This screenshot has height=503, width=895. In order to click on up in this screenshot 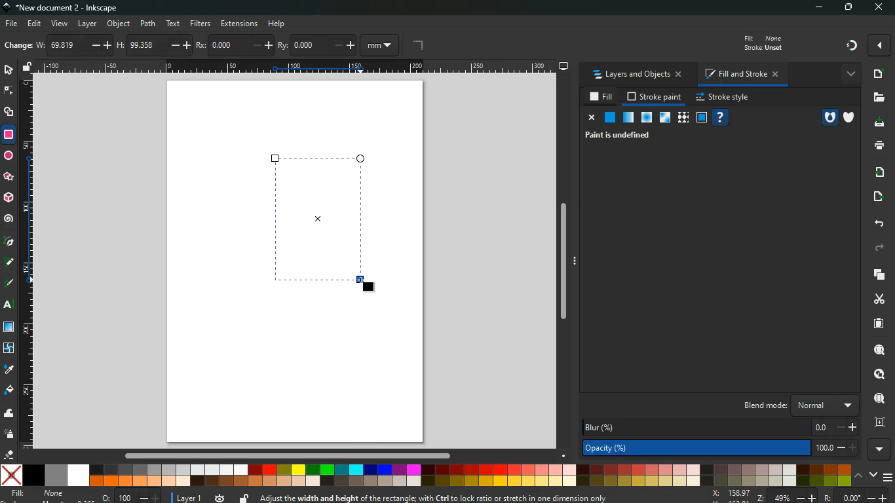, I will do `click(859, 476)`.